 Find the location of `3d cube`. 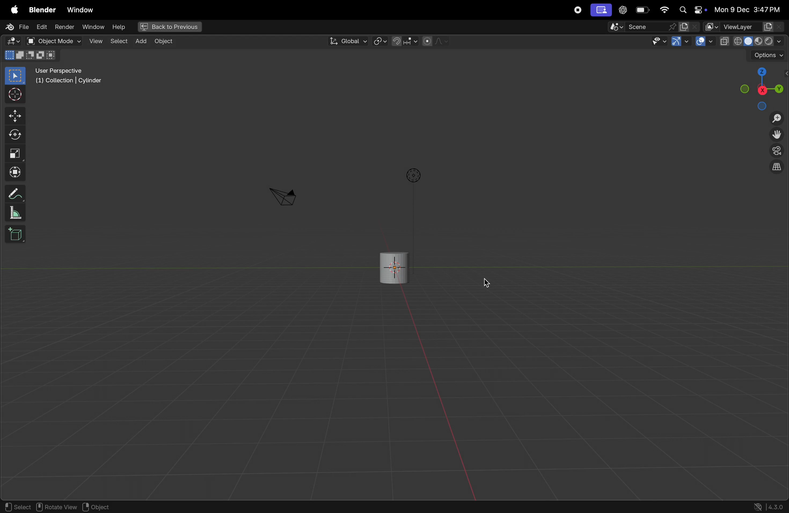

3d cube is located at coordinates (16, 234).